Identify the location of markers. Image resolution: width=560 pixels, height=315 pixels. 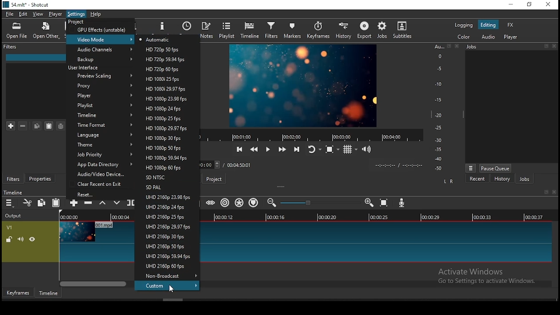
(292, 30).